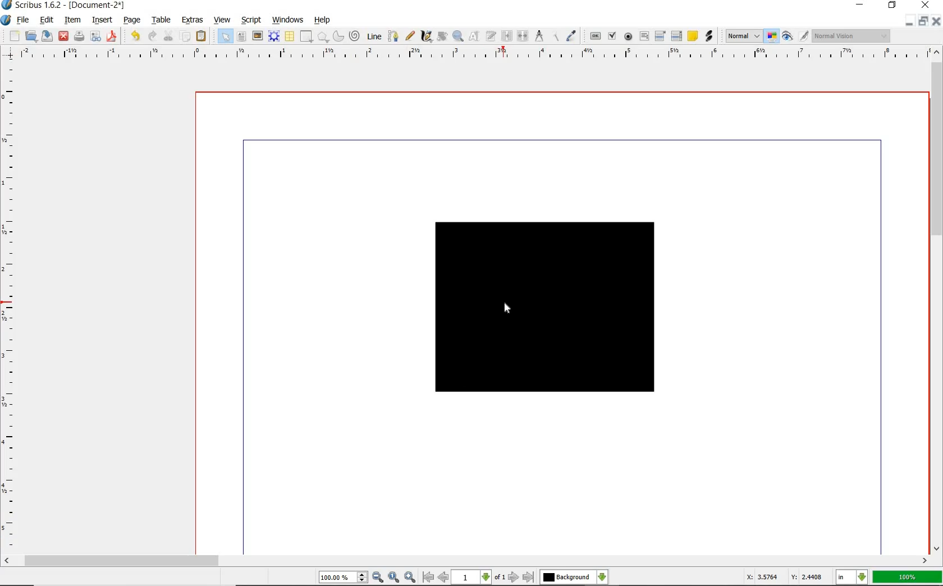 This screenshot has width=943, height=586. What do you see at coordinates (473, 36) in the screenshot?
I see `edit content of frame` at bounding box center [473, 36].